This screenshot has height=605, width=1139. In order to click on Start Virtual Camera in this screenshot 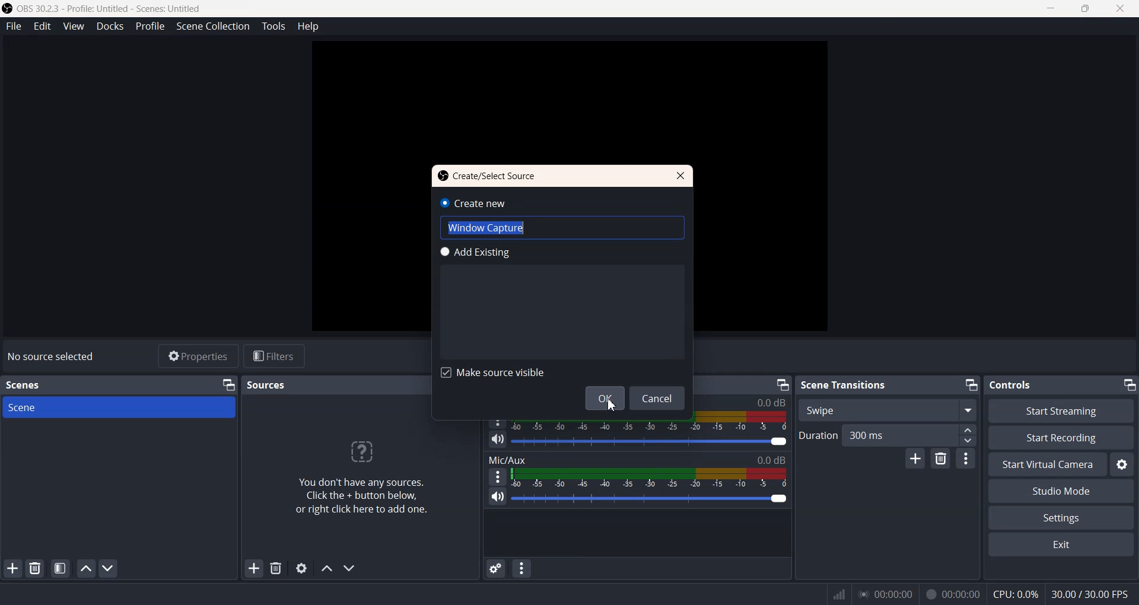, I will do `click(1046, 464)`.